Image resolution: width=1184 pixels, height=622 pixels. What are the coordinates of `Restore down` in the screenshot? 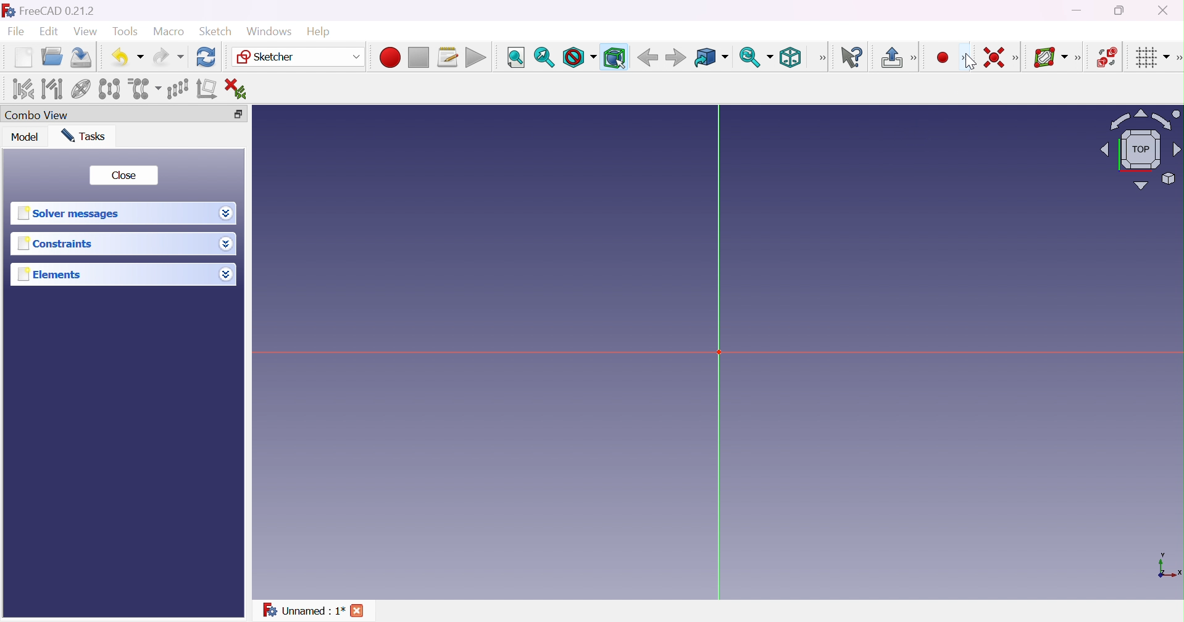 It's located at (1121, 11).